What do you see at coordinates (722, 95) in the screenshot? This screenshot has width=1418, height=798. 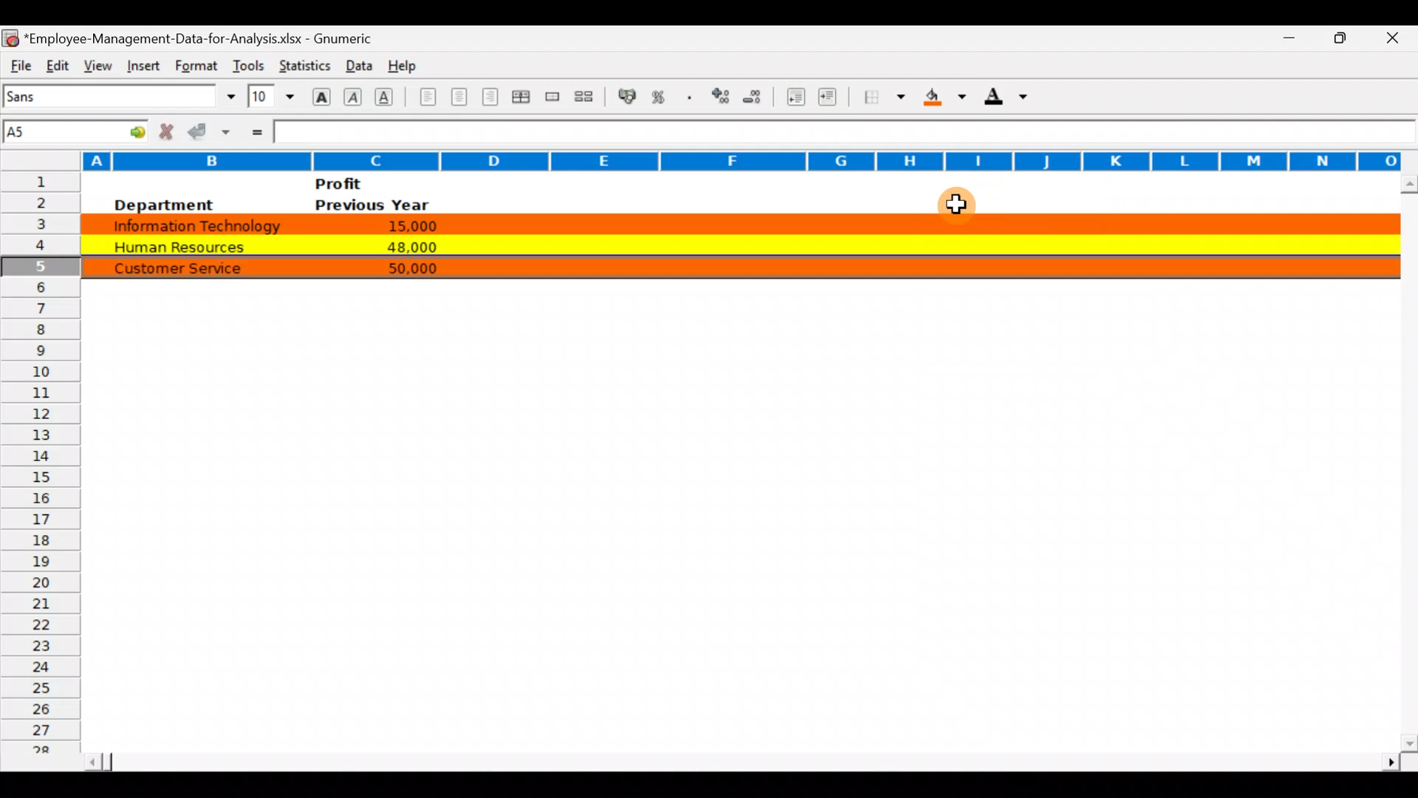 I see `Increase decimals` at bounding box center [722, 95].